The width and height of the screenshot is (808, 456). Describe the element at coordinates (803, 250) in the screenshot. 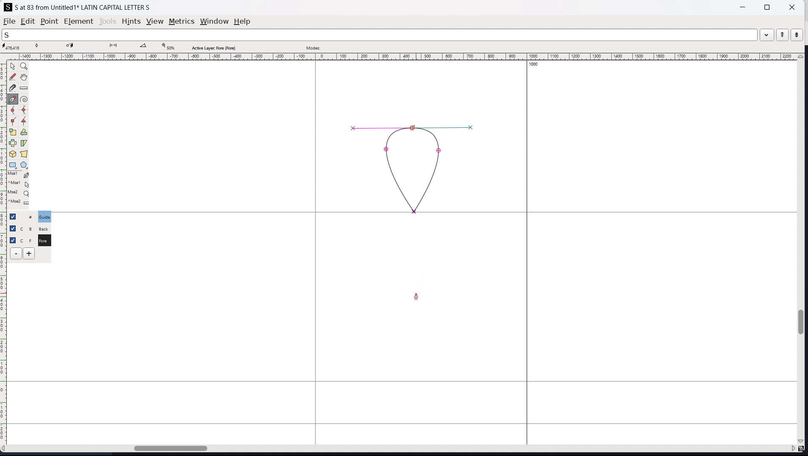

I see `vertical scrollbar` at that location.